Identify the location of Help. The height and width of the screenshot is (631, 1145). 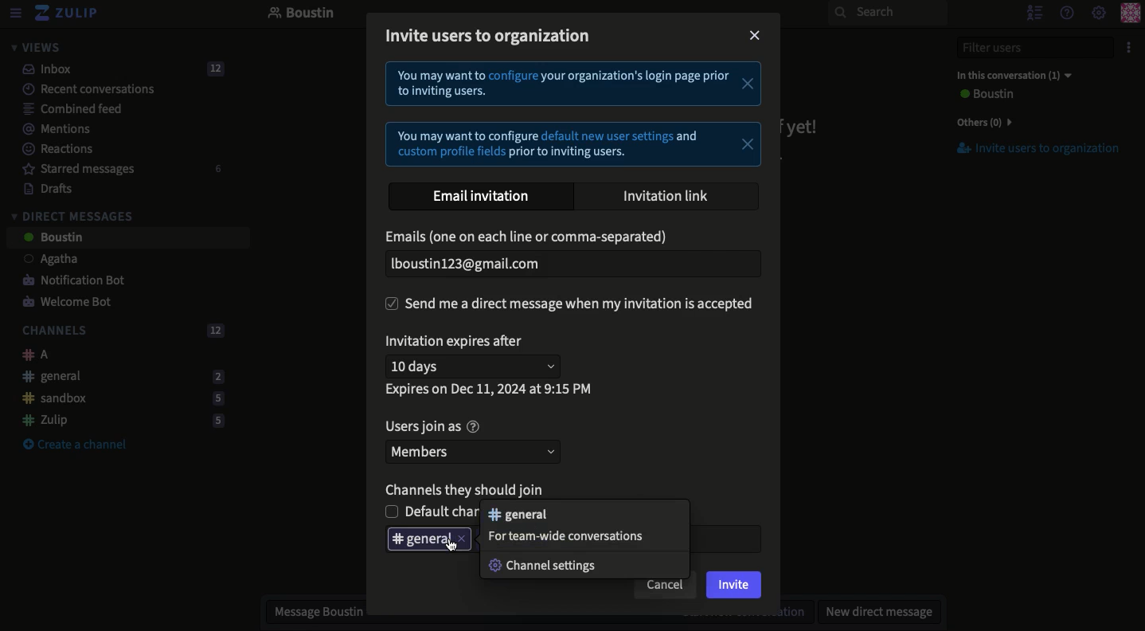
(1065, 12).